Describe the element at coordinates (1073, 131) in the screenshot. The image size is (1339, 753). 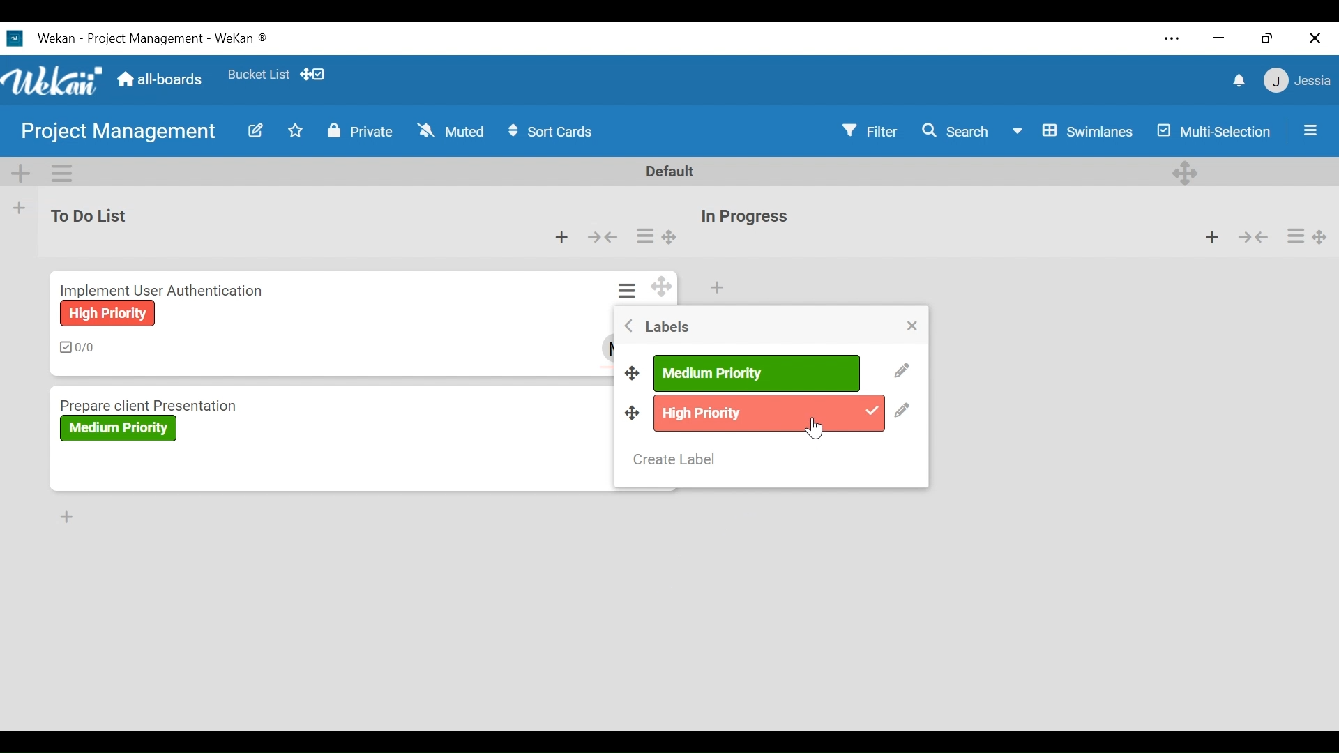
I see `Board View` at that location.